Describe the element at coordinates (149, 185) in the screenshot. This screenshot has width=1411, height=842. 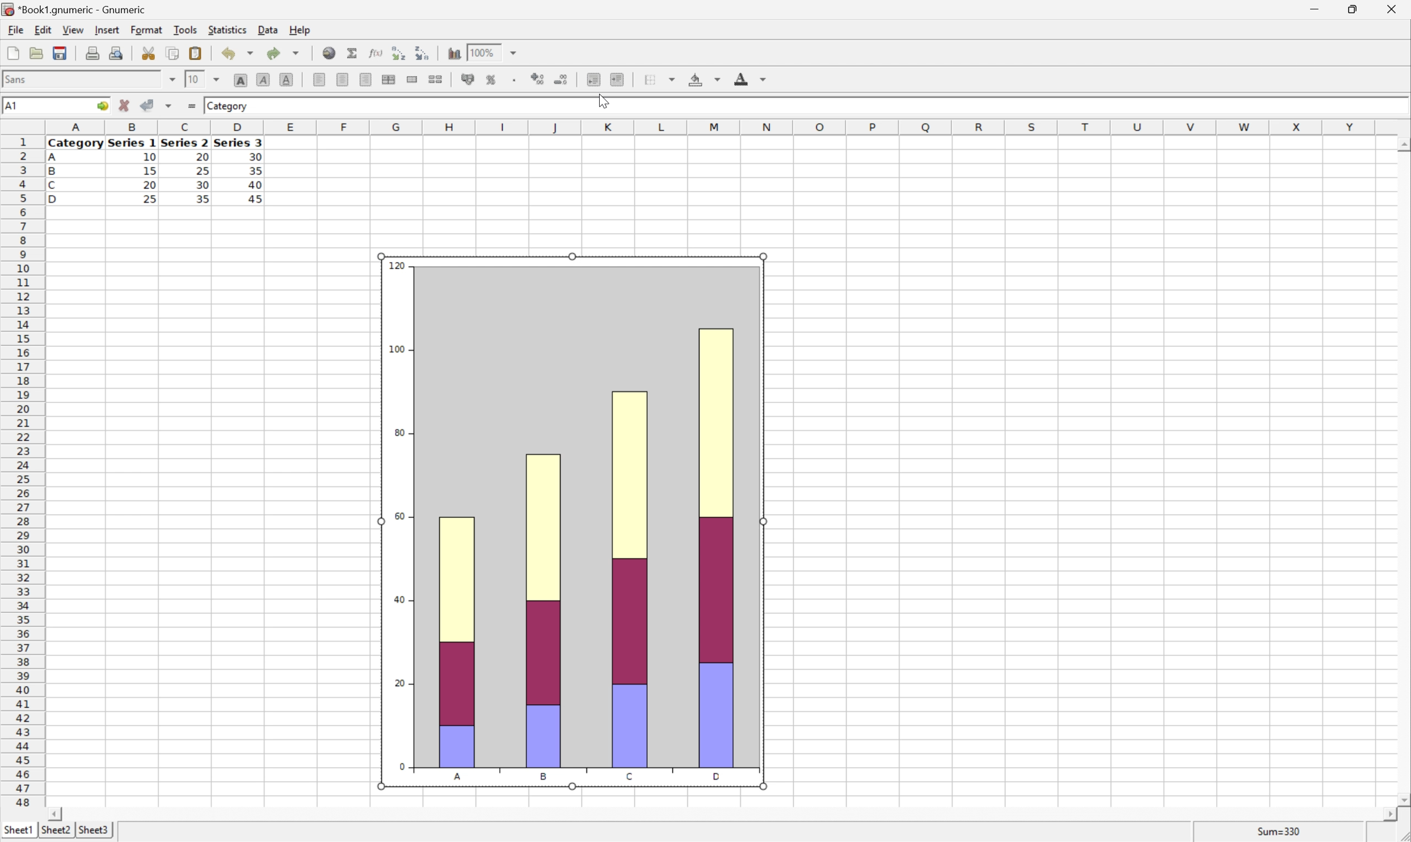
I see `20` at that location.